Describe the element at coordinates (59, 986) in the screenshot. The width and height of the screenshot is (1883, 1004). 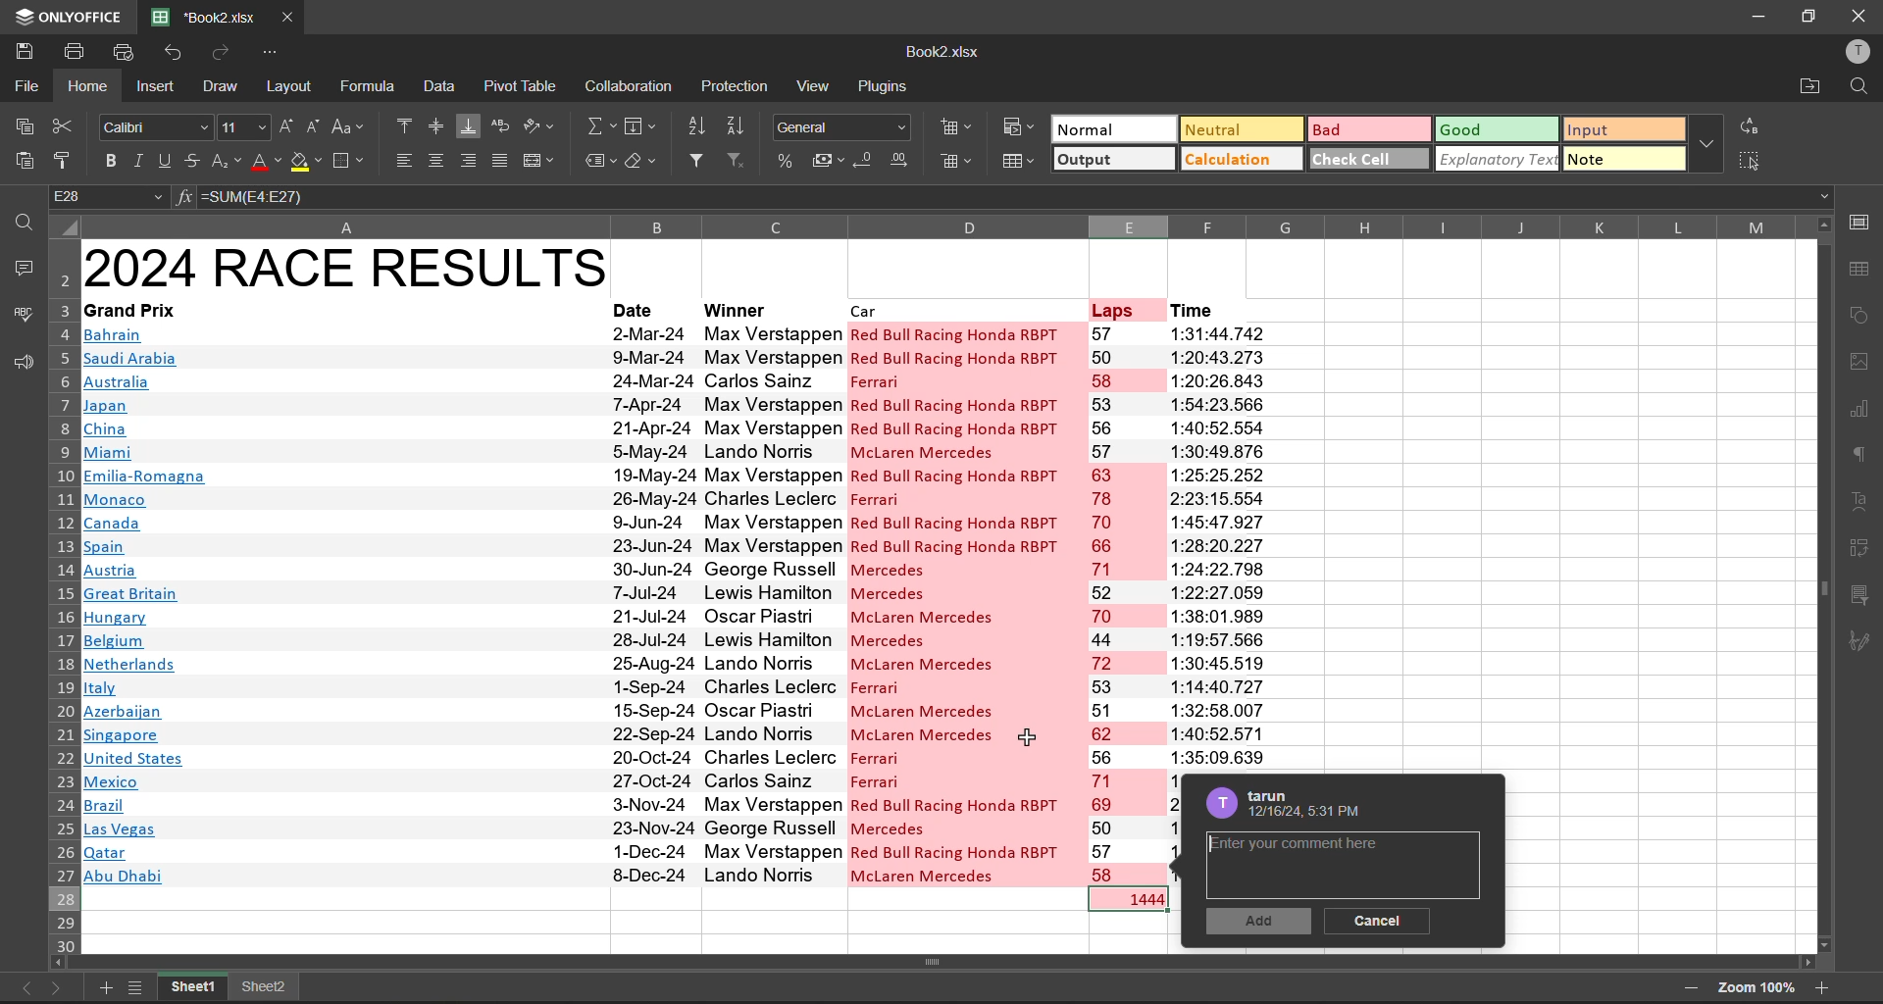
I see `next` at that location.